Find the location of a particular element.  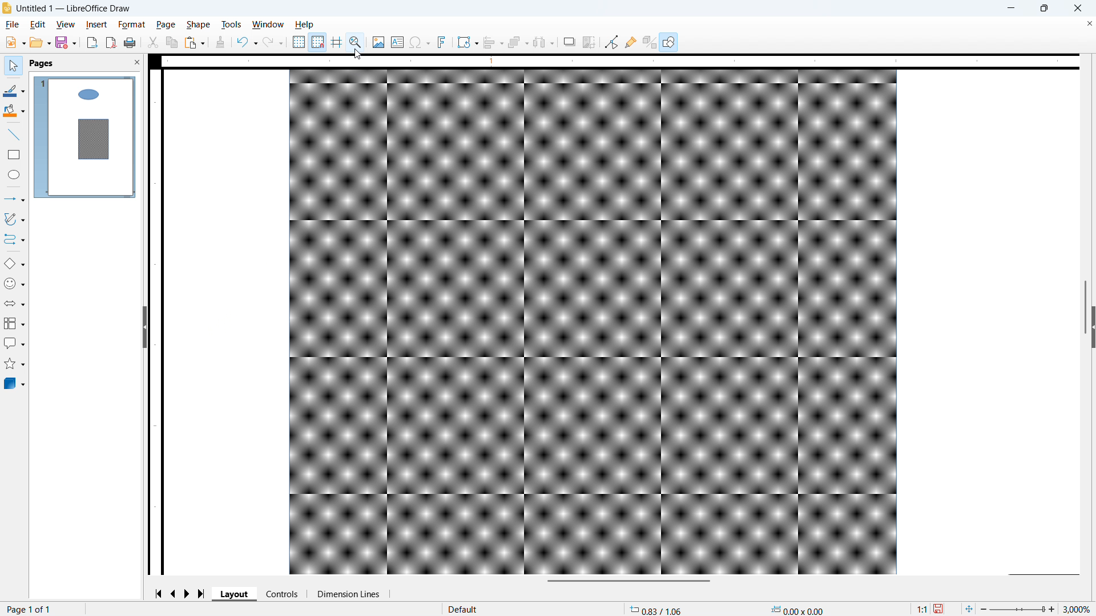

Vertical scroll bar  is located at coordinates (1085, 307).